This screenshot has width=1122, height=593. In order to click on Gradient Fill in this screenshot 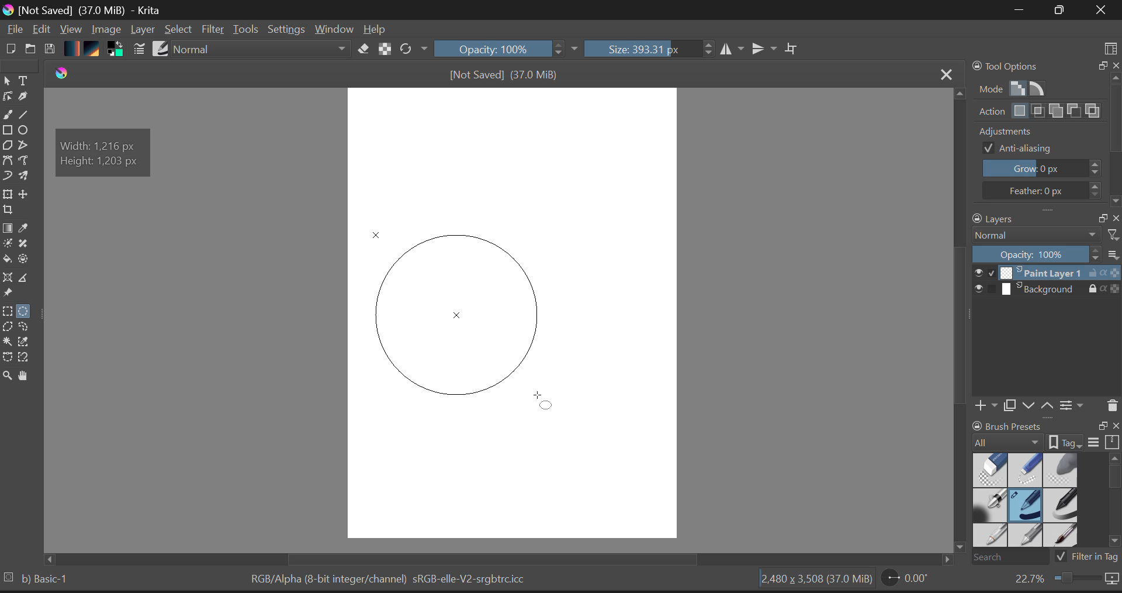, I will do `click(8, 229)`.